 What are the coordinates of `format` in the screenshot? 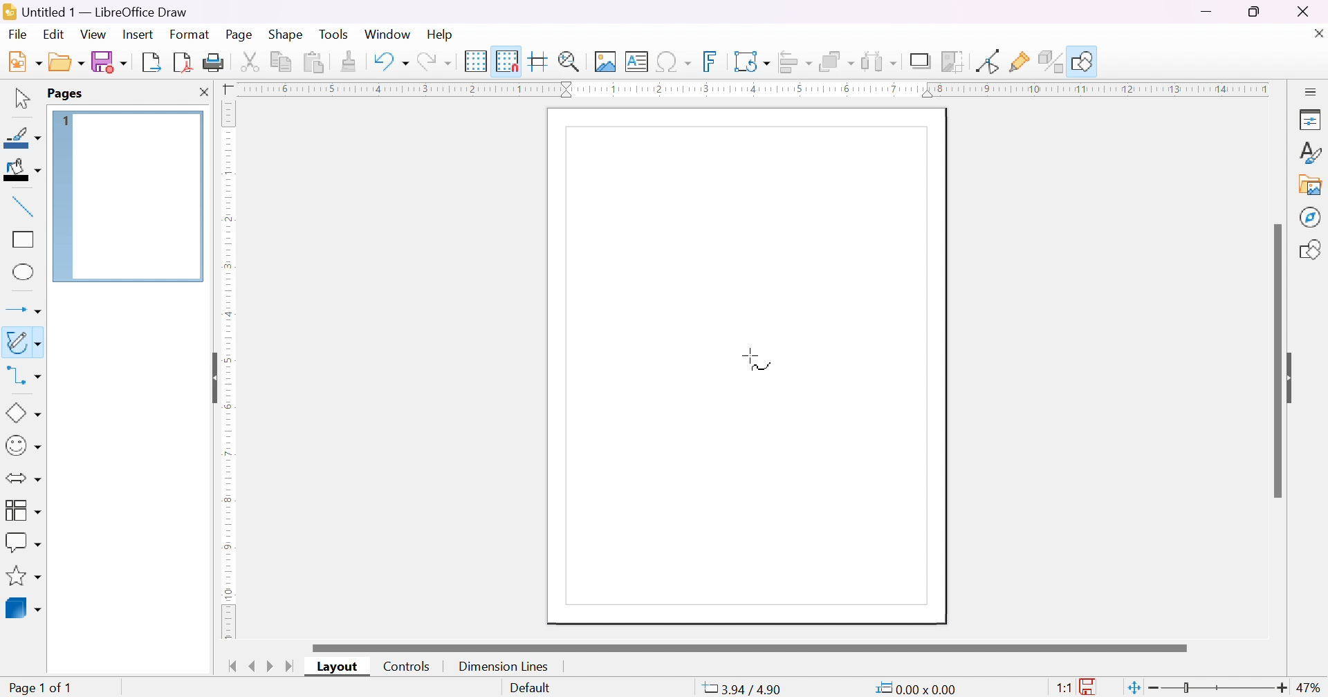 It's located at (190, 33).